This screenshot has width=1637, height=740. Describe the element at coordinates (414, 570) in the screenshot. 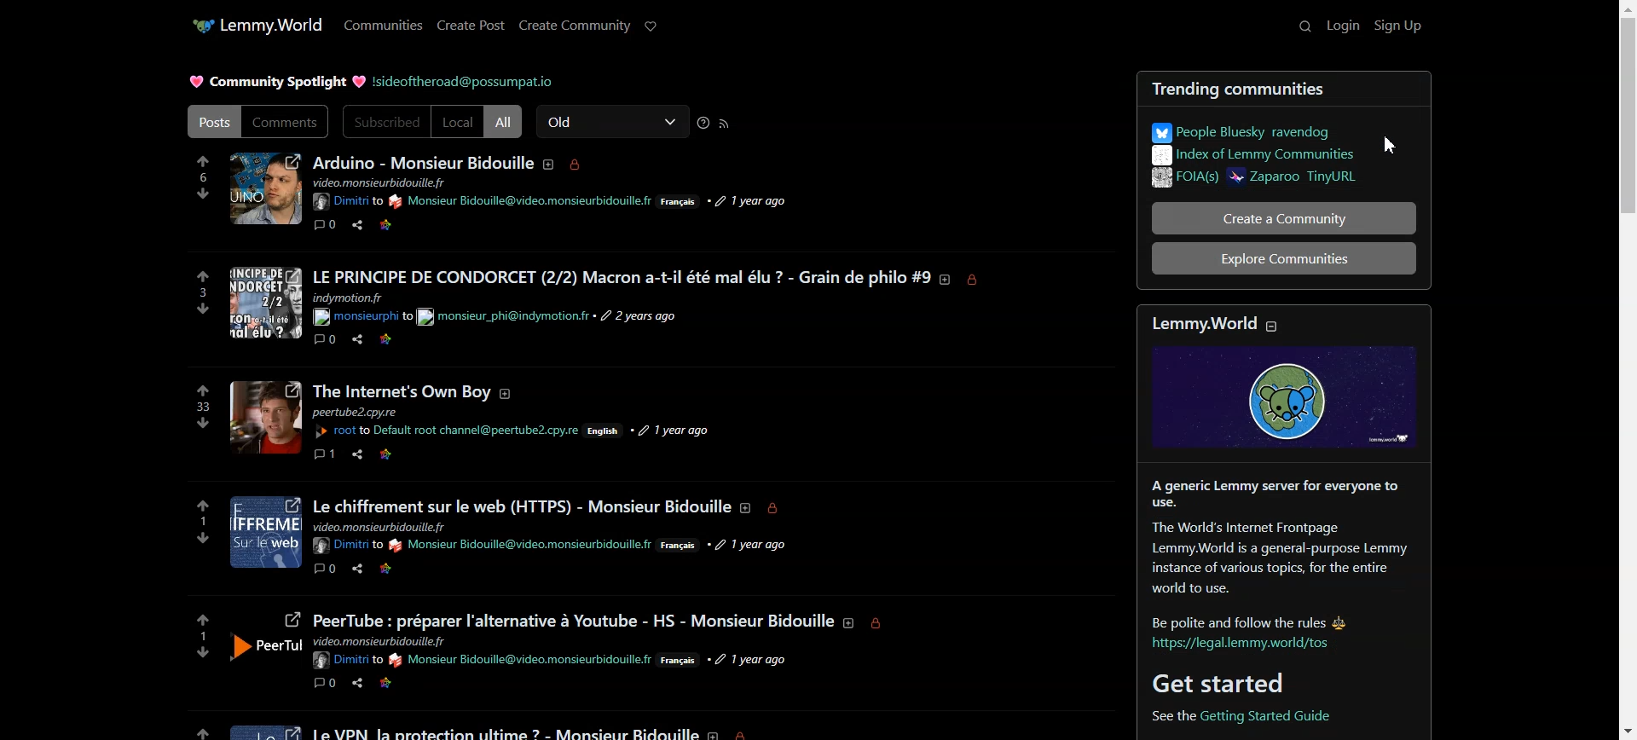

I see `save` at that location.